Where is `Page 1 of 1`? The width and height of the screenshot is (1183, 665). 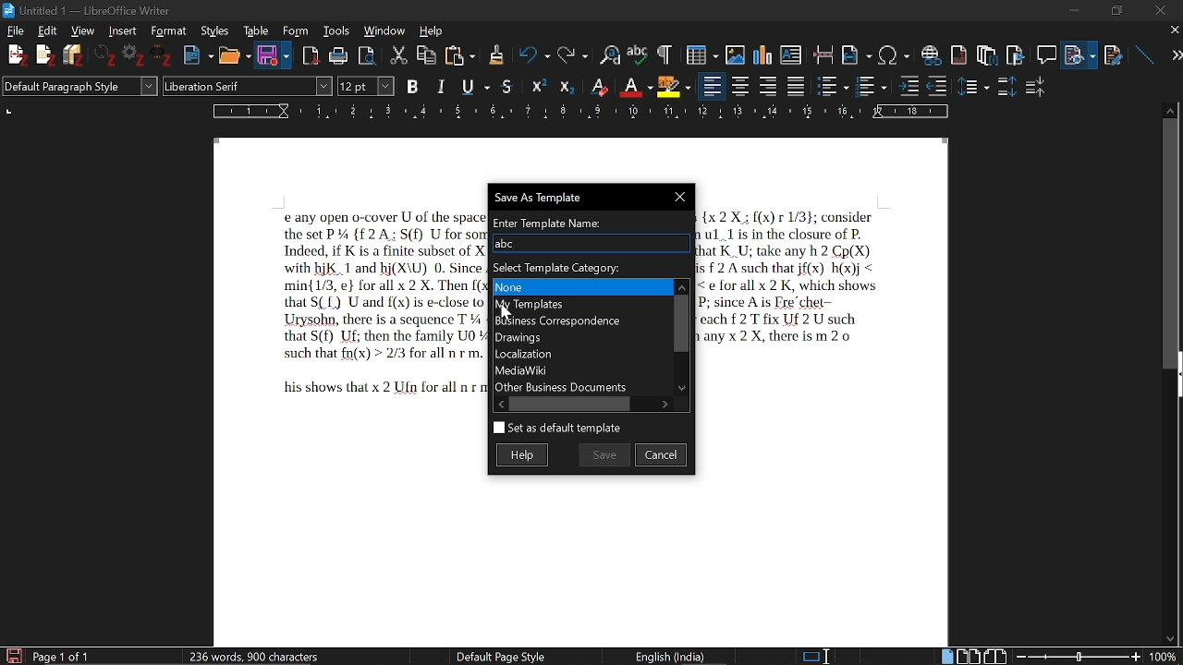
Page 1 of 1 is located at coordinates (68, 656).